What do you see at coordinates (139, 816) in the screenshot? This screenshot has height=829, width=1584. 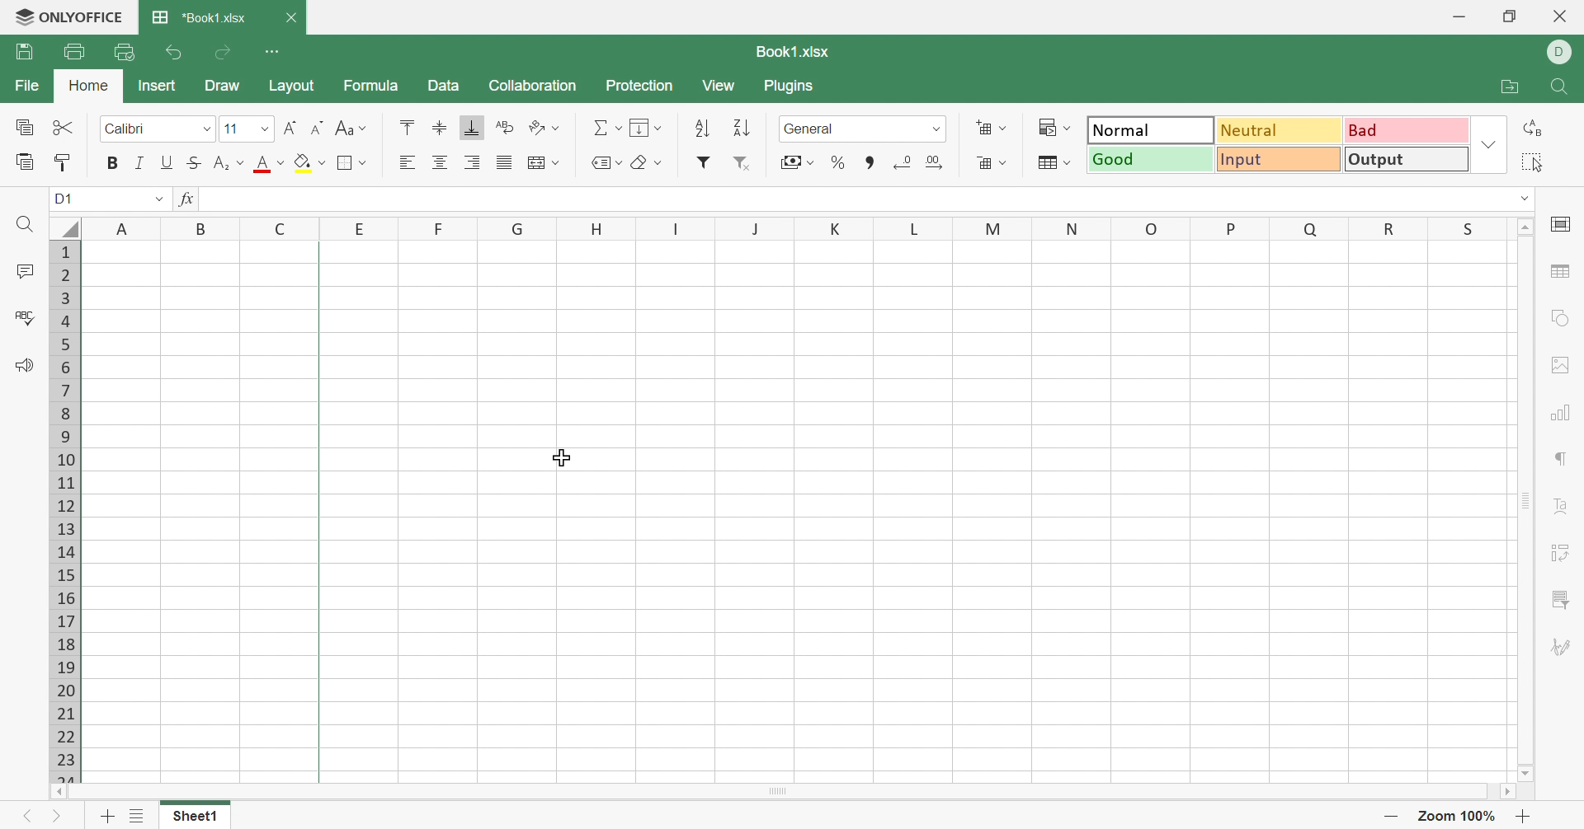 I see `List of sheets` at bounding box center [139, 816].